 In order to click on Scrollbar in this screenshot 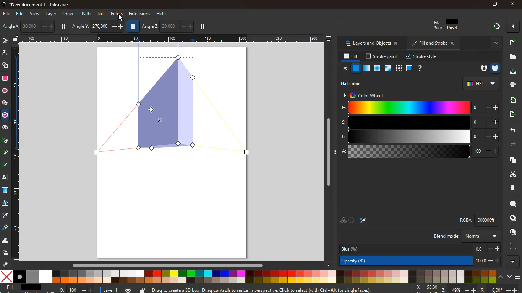, I will do `click(328, 151)`.